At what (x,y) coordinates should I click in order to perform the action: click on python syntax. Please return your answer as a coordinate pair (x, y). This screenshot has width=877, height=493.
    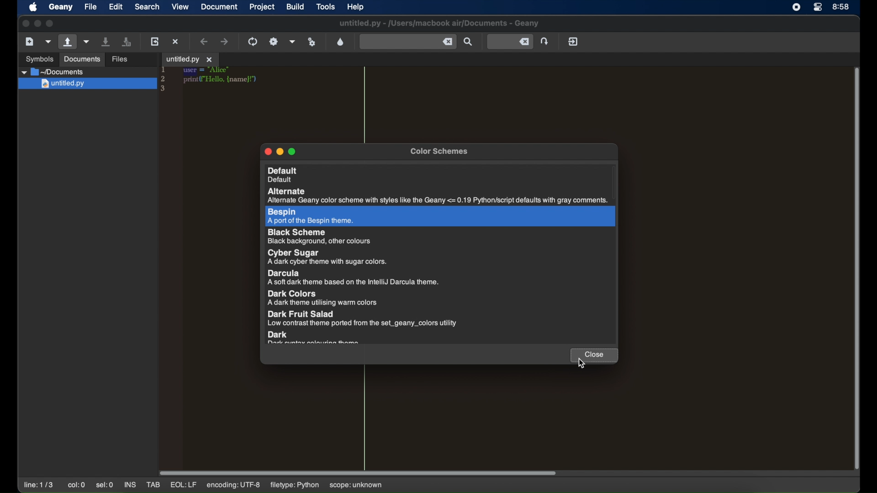
    Looking at the image, I should click on (211, 80).